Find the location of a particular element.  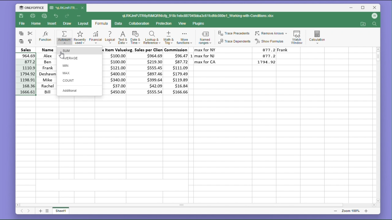

close is located at coordinates (375, 7).